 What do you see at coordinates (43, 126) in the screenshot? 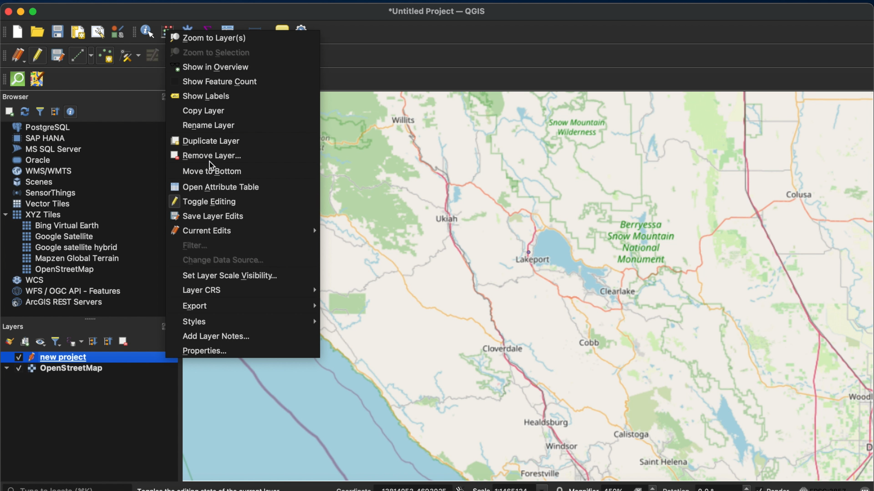
I see `postergre sql` at bounding box center [43, 126].